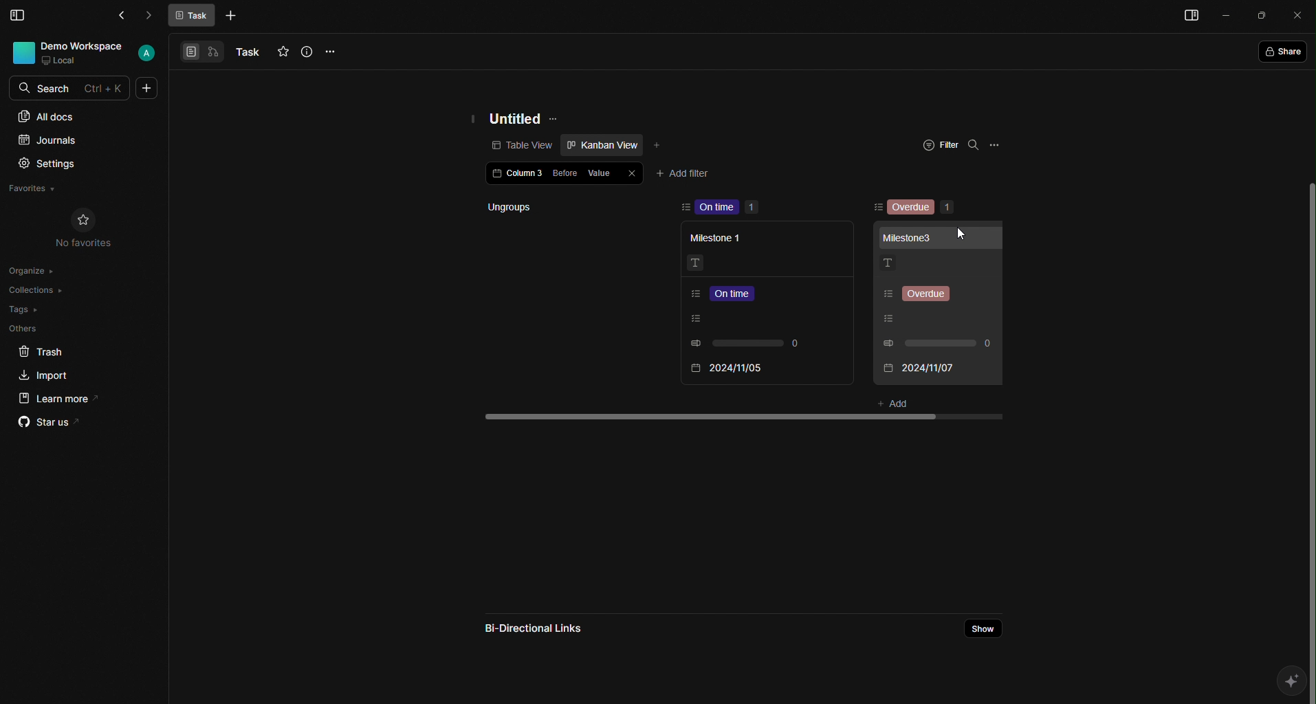 The height and width of the screenshot is (704, 1316). Describe the element at coordinates (504, 146) in the screenshot. I see `Table view` at that location.